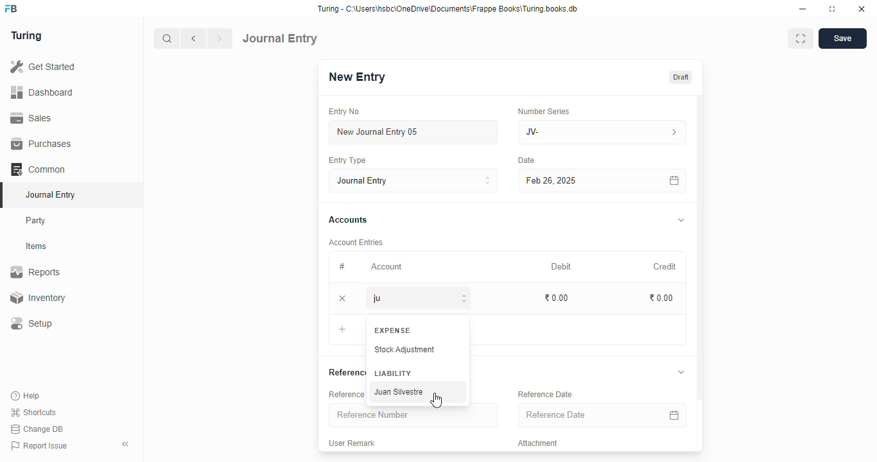  Describe the element at coordinates (195, 38) in the screenshot. I see `previous` at that location.